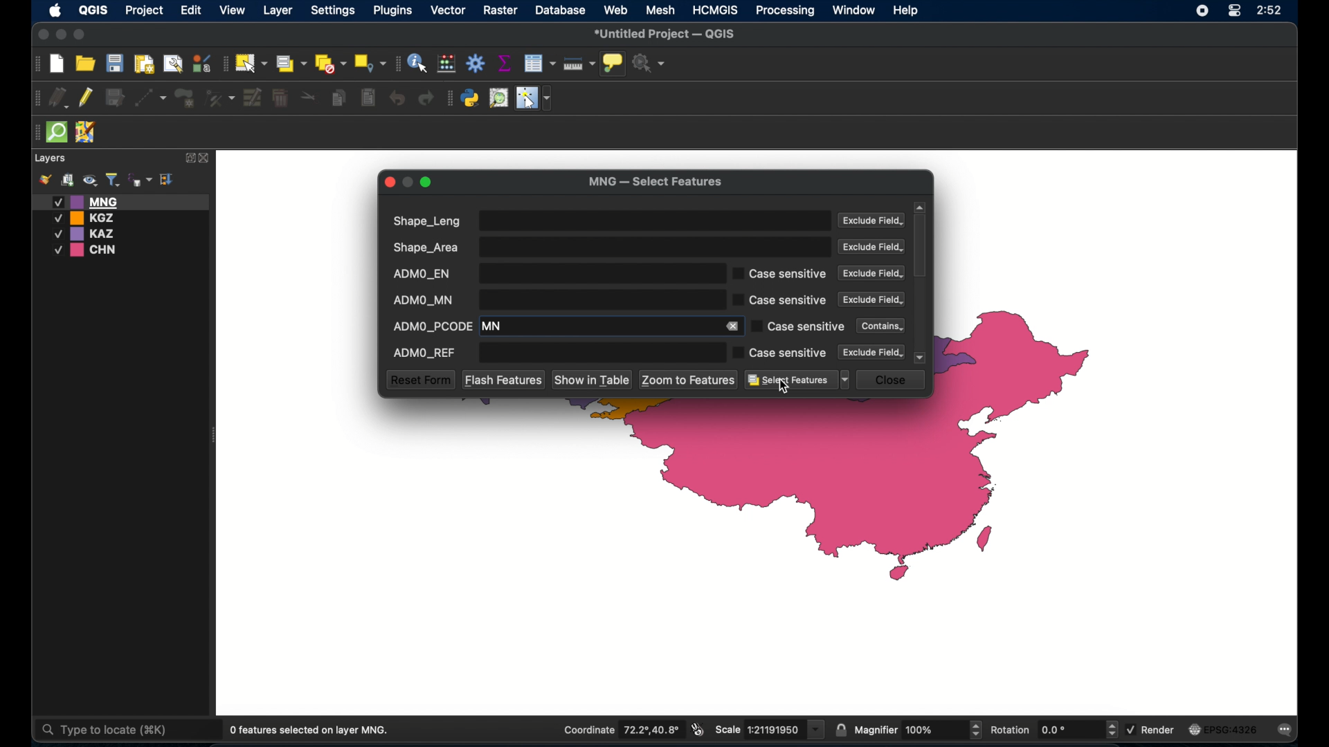  Describe the element at coordinates (35, 132) in the screenshot. I see `drag handle` at that location.